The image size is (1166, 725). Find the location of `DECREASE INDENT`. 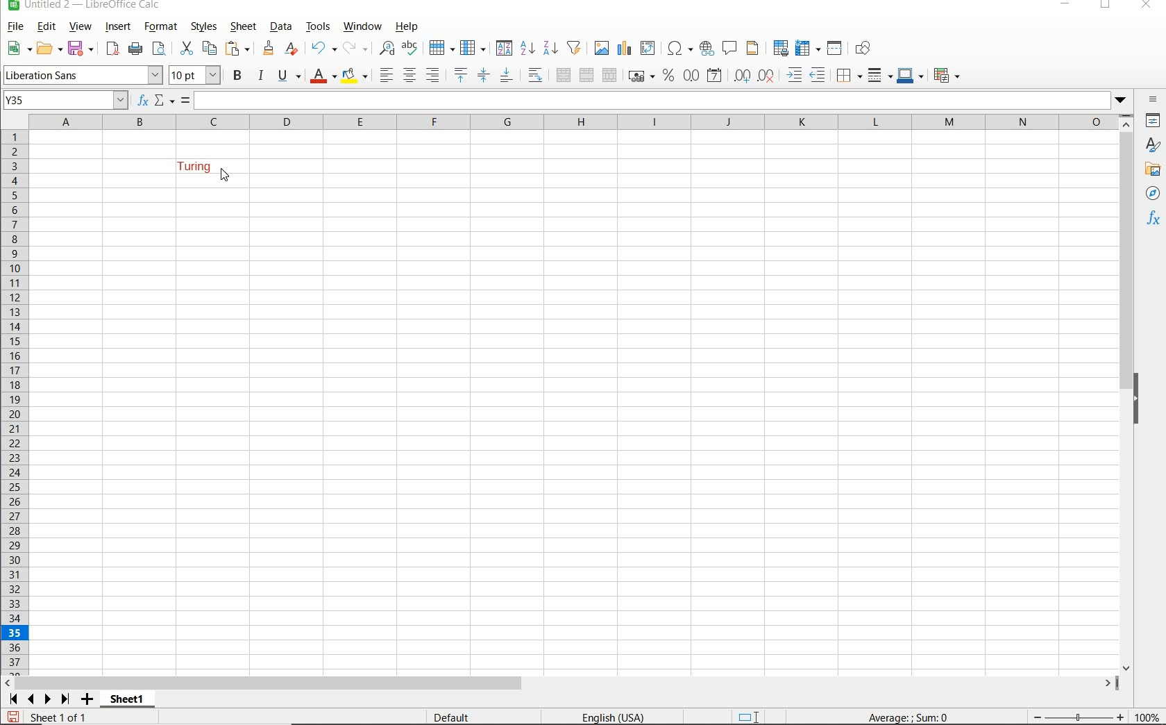

DECREASE INDENT is located at coordinates (818, 76).